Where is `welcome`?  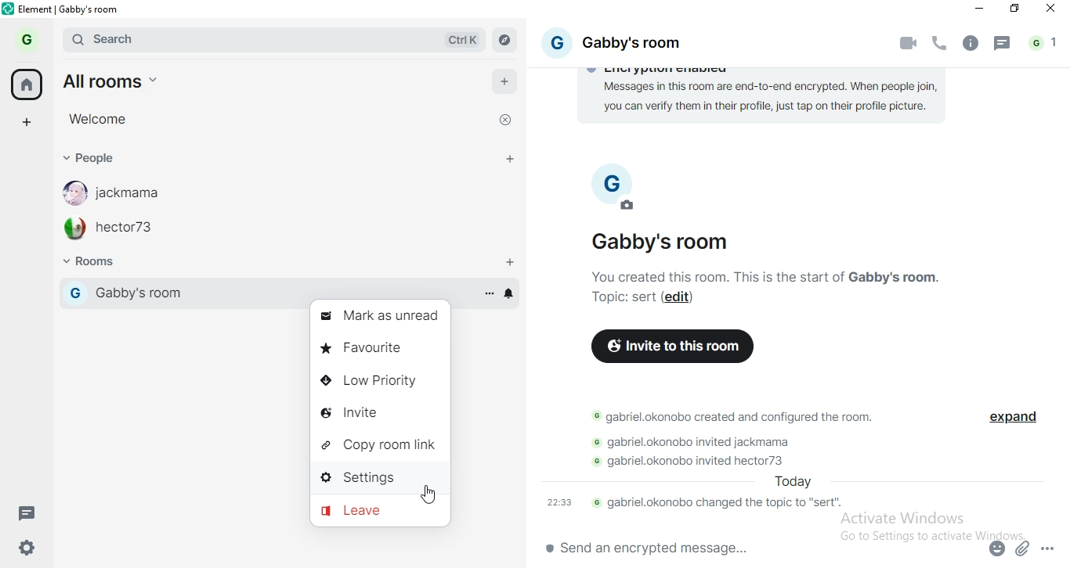 welcome is located at coordinates (96, 118).